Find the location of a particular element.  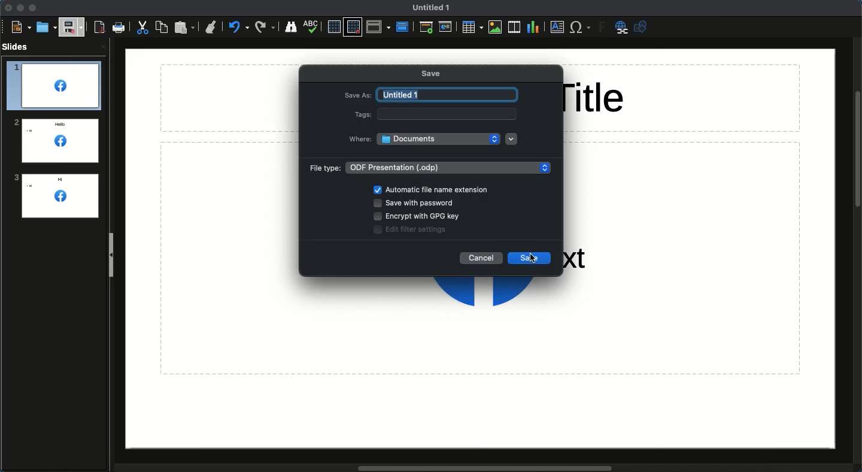

Name is located at coordinates (429, 7).